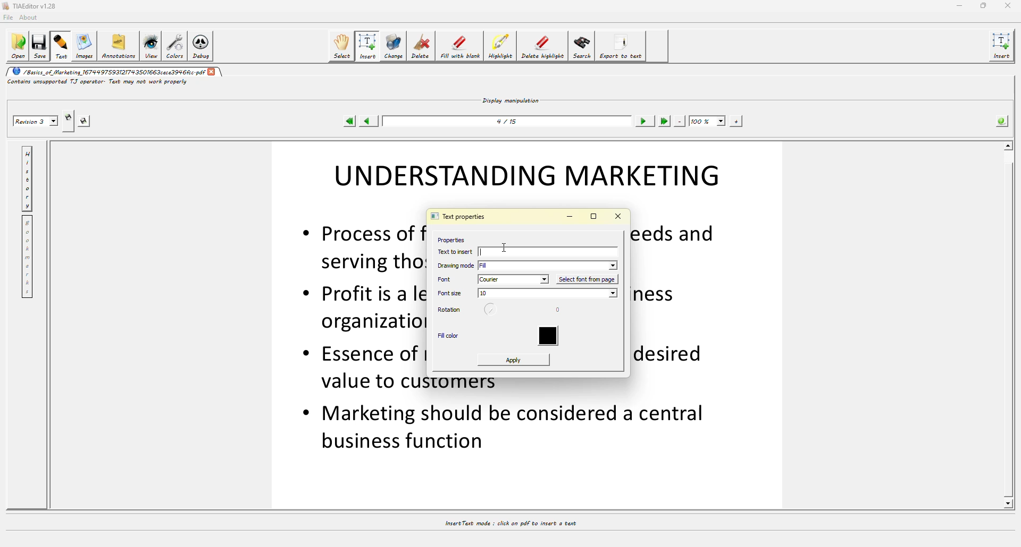 This screenshot has width=1021, height=547. What do you see at coordinates (202, 45) in the screenshot?
I see `debug` at bounding box center [202, 45].